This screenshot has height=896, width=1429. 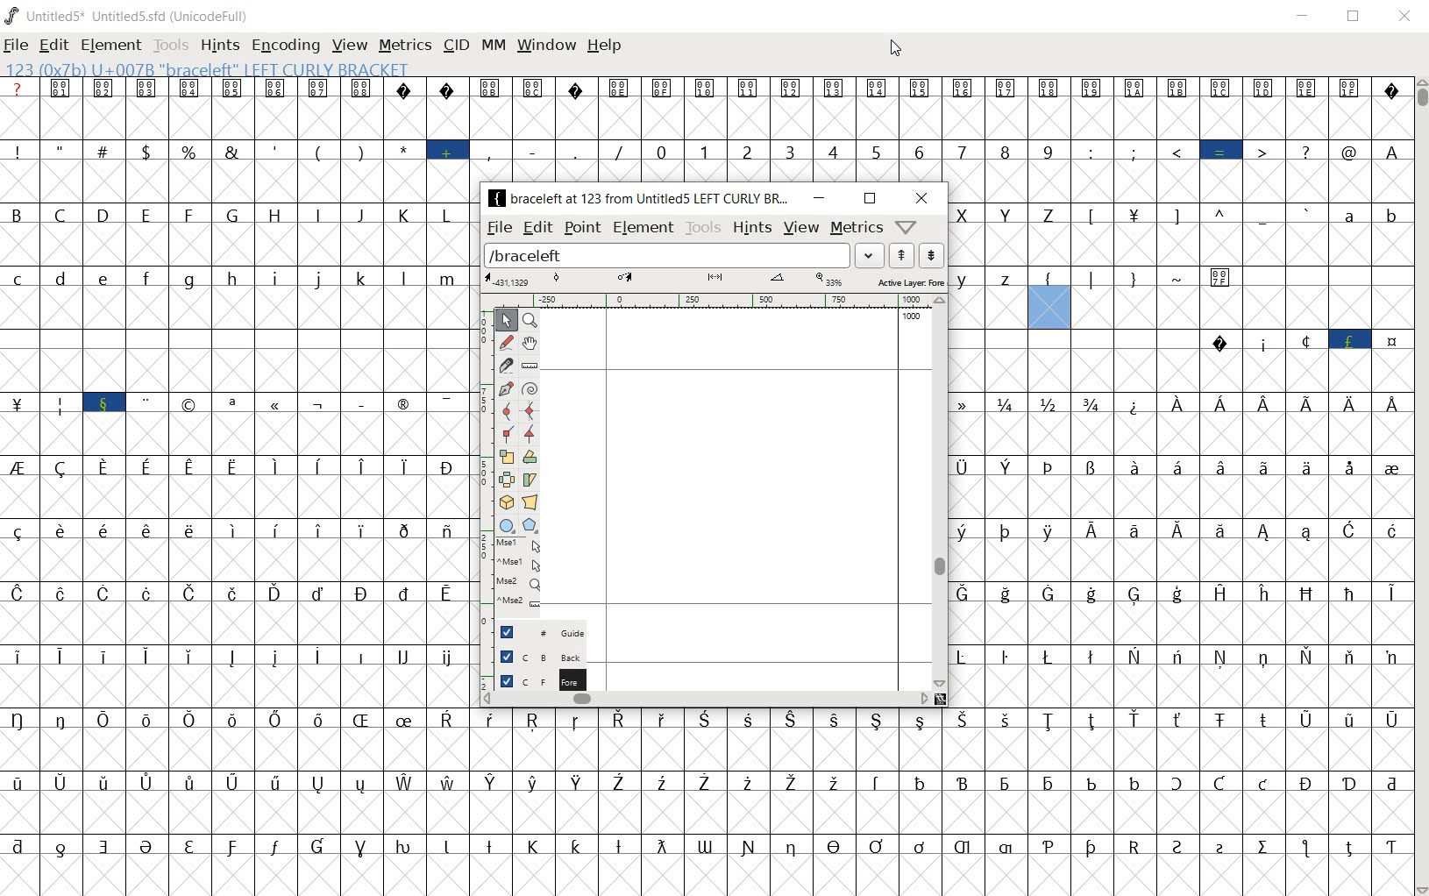 What do you see at coordinates (1420, 486) in the screenshot?
I see `scrollbar` at bounding box center [1420, 486].